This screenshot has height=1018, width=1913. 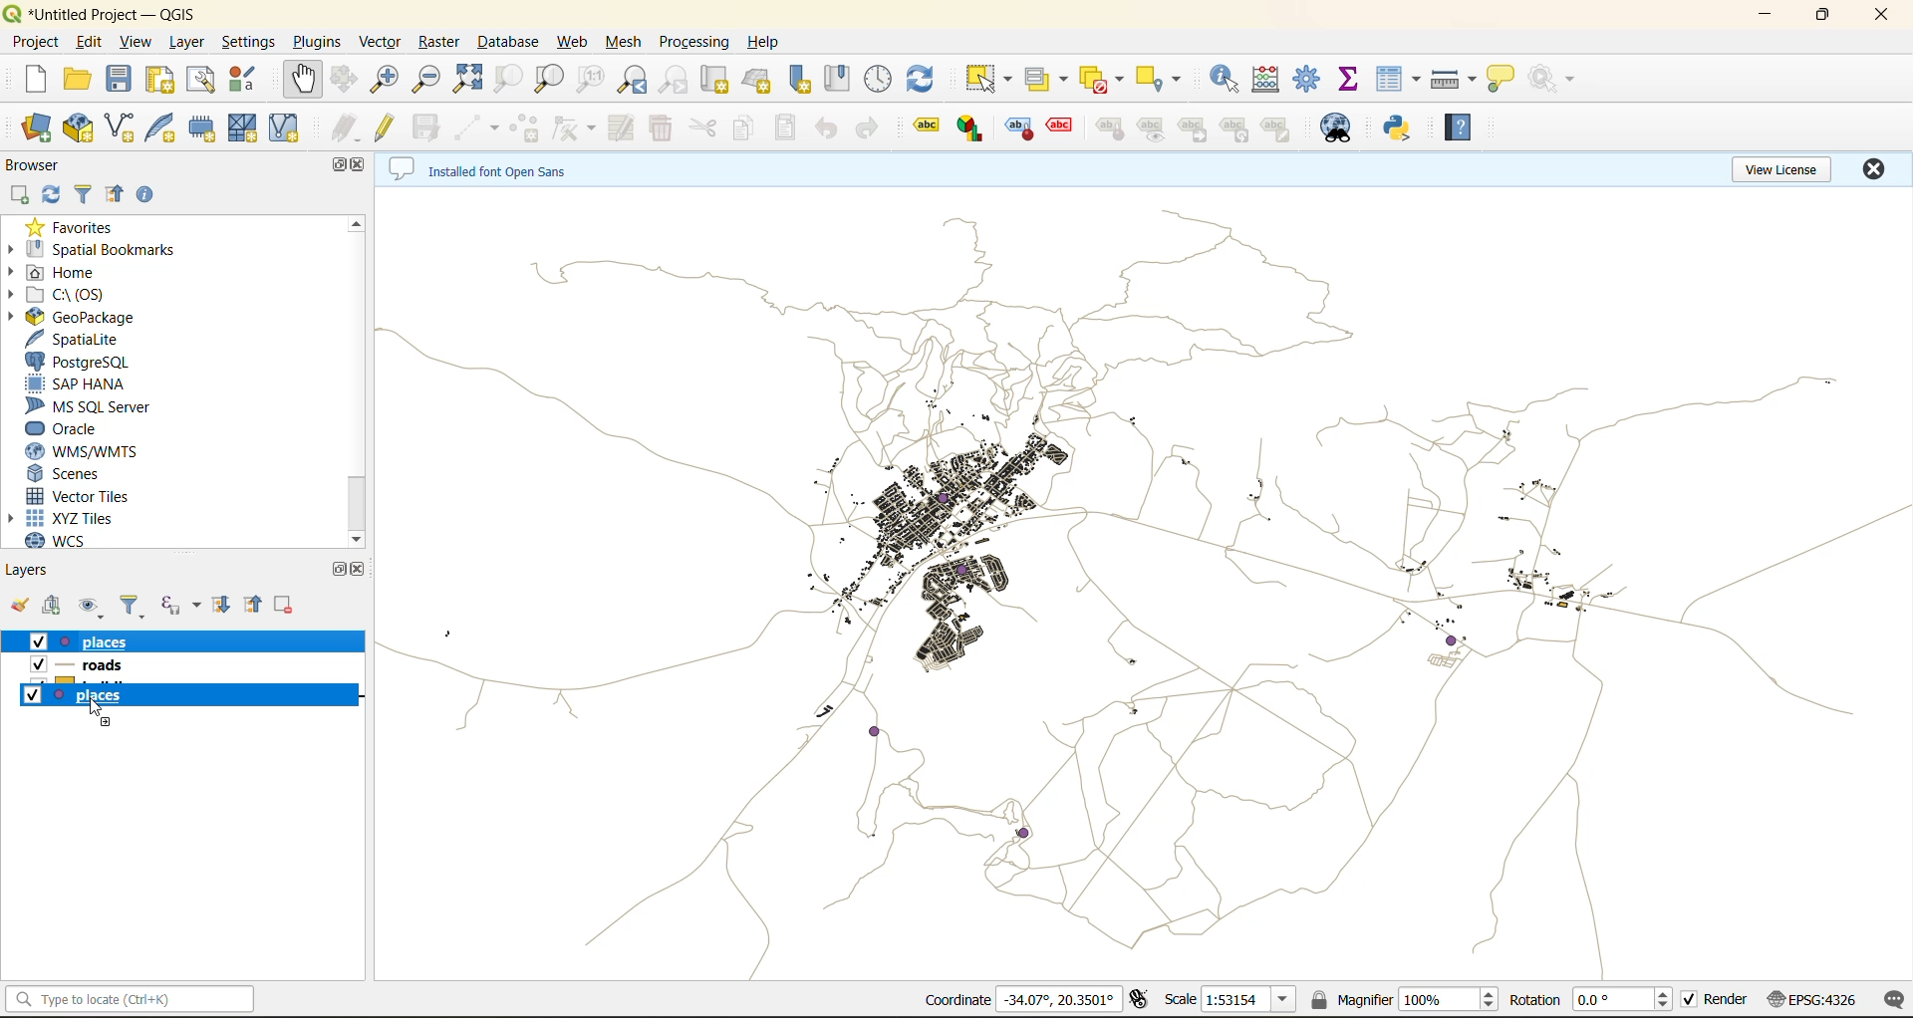 I want to click on roads, so click(x=126, y=671).